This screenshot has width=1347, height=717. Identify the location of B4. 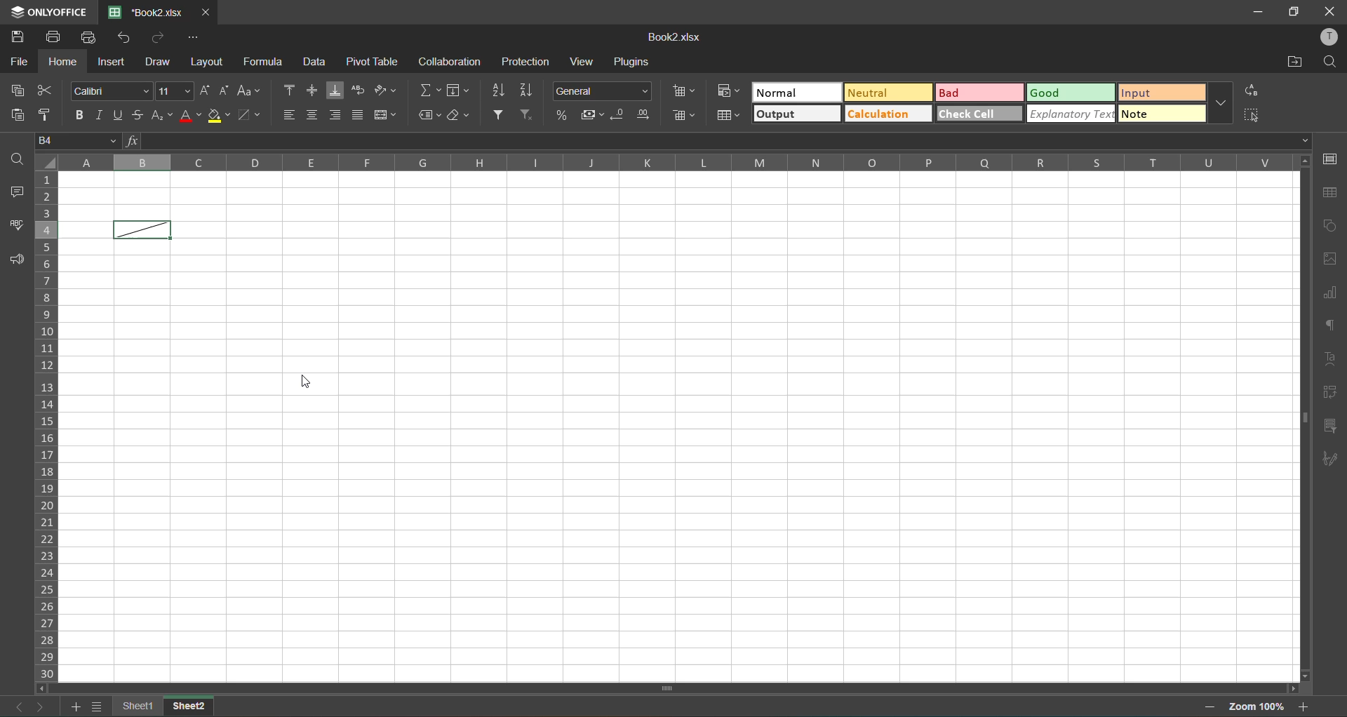
(79, 140).